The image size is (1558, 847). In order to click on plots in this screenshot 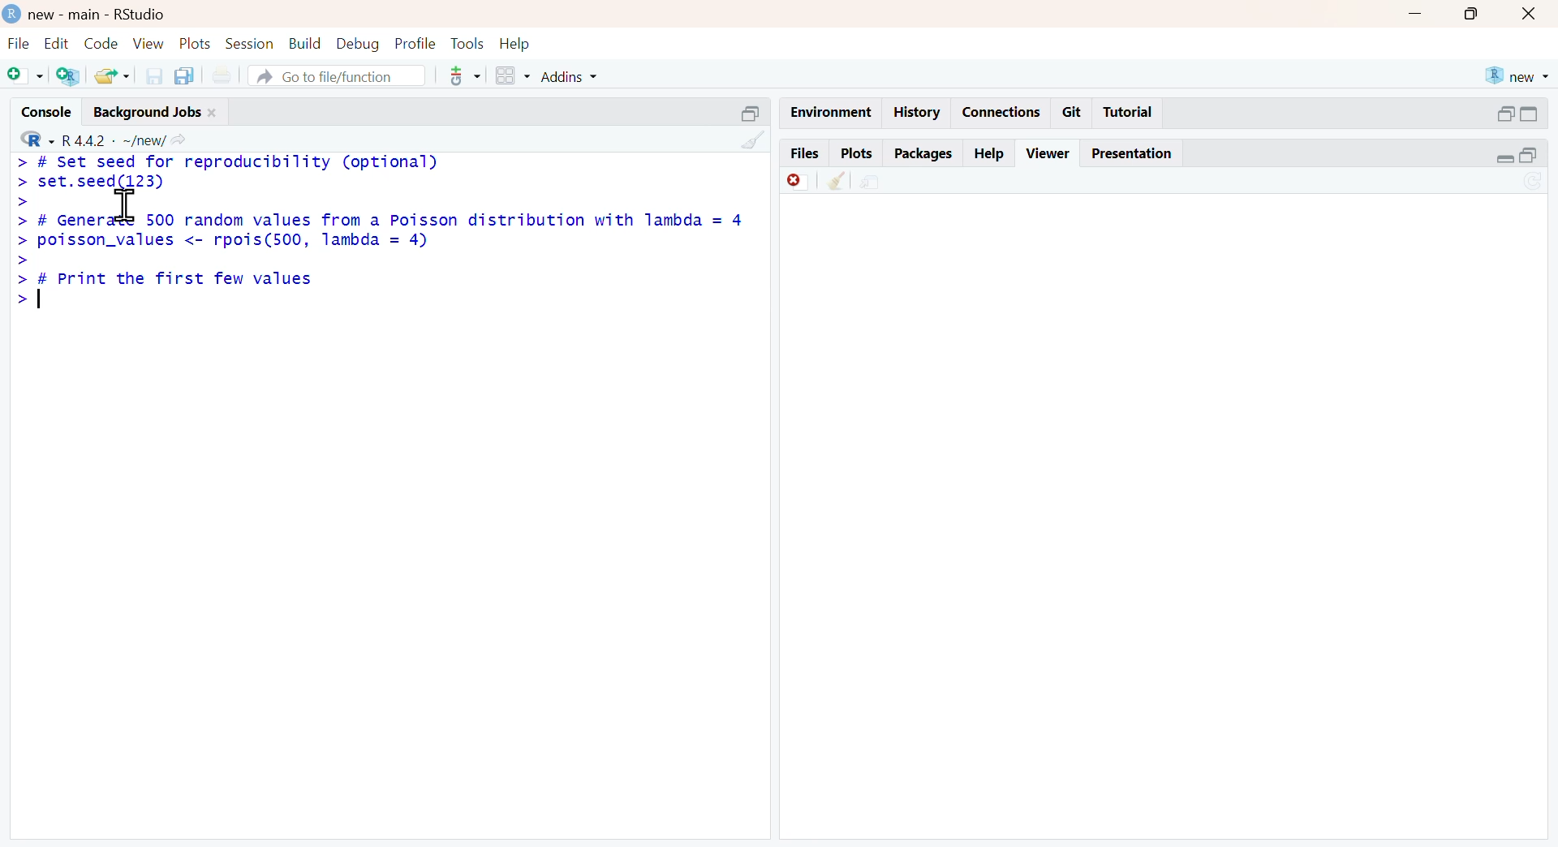, I will do `click(195, 43)`.